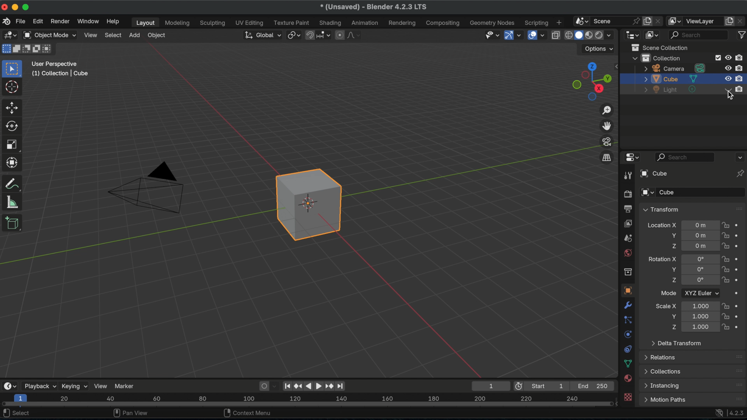 This screenshot has width=747, height=420. Describe the element at coordinates (444, 23) in the screenshot. I see `composting` at that location.